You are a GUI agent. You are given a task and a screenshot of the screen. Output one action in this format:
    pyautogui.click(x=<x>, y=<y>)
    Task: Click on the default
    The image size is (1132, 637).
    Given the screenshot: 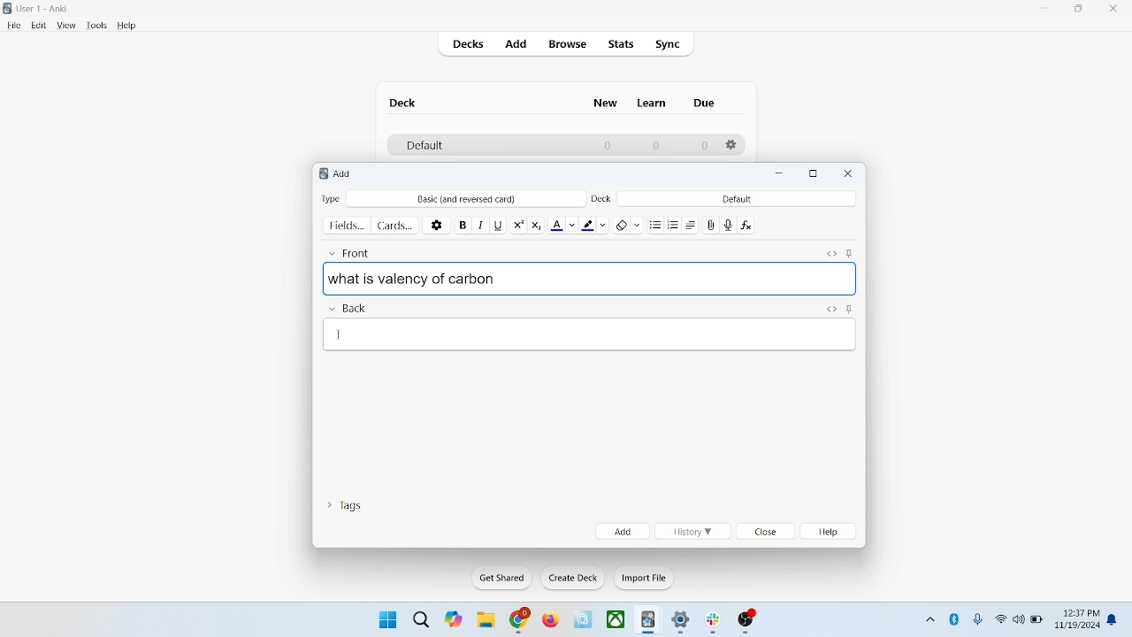 What is the action you would take?
    pyautogui.click(x=737, y=198)
    